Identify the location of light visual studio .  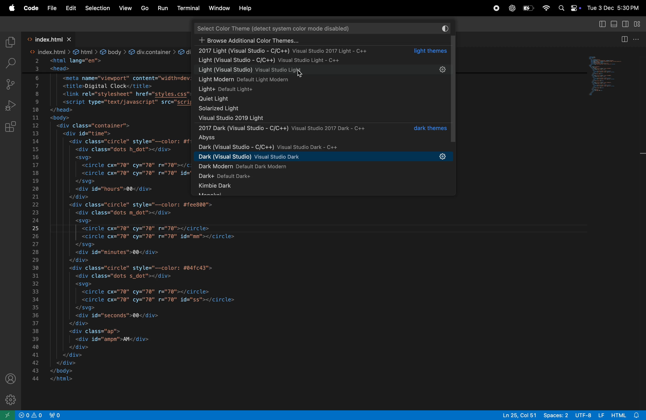
(316, 71).